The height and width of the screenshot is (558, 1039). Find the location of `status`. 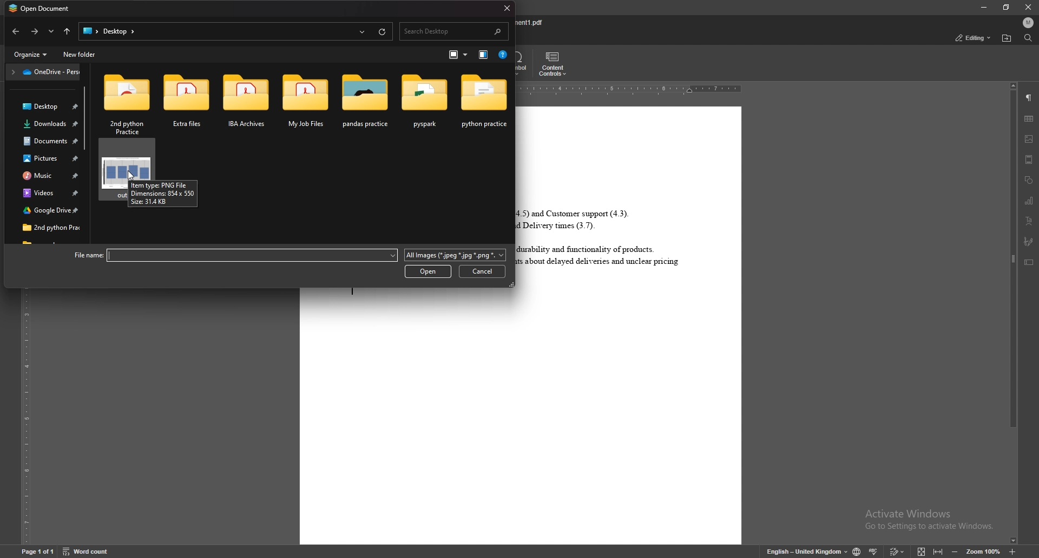

status is located at coordinates (972, 37).